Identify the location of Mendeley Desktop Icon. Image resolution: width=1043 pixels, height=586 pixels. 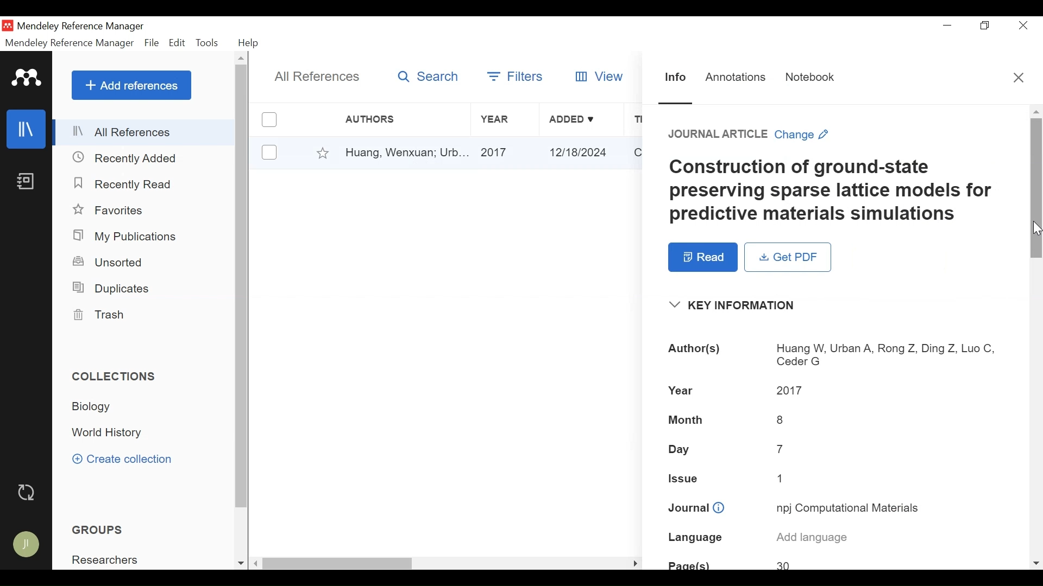
(8, 26).